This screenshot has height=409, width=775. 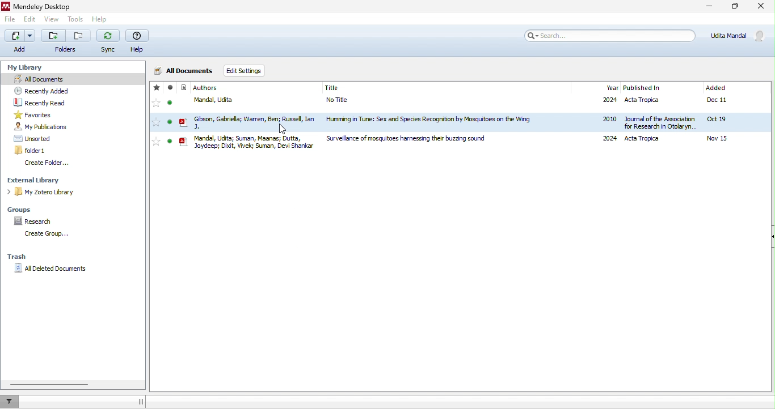 What do you see at coordinates (61, 80) in the screenshot?
I see `all documents` at bounding box center [61, 80].